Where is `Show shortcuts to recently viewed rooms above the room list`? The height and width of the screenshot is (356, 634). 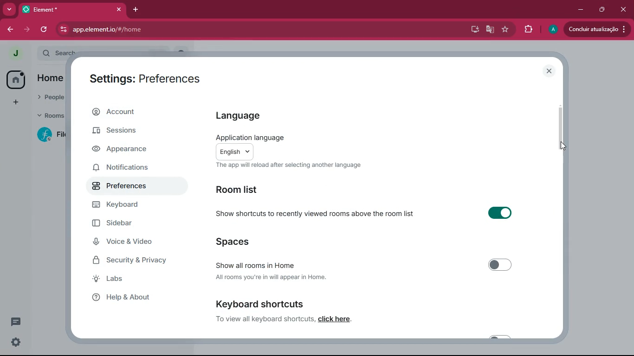
Show shortcuts to recently viewed rooms above the room list is located at coordinates (364, 216).